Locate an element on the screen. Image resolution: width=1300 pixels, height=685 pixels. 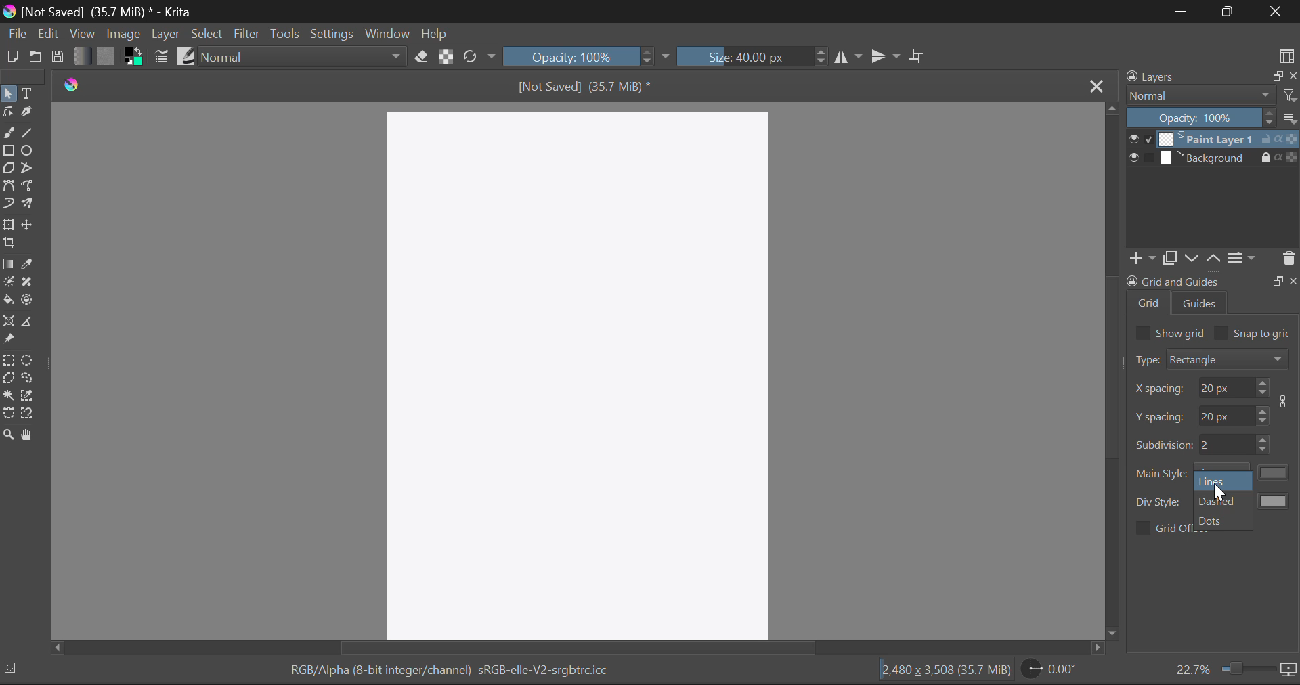
Select is located at coordinates (207, 35).